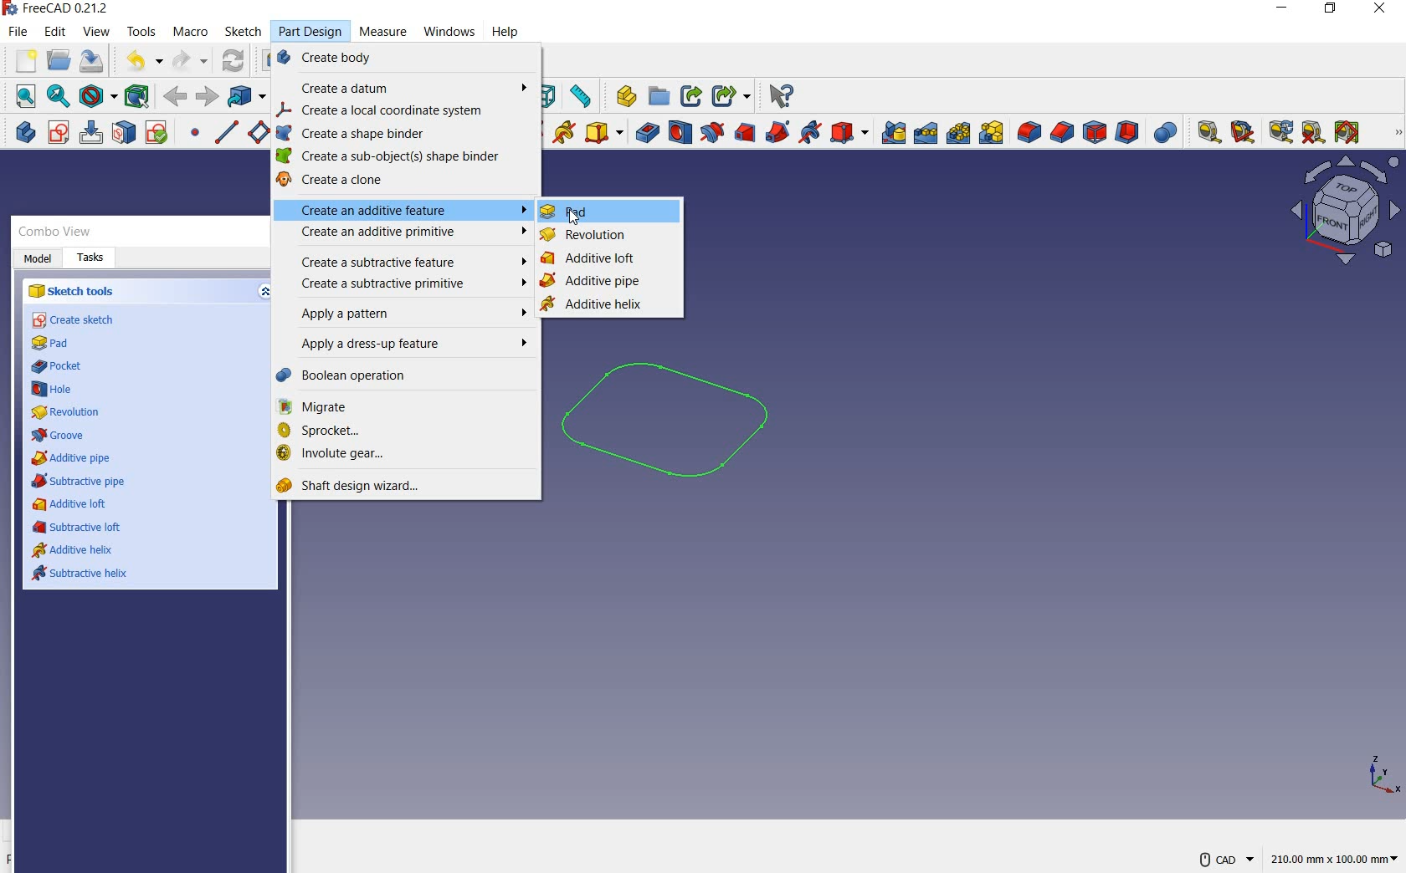 This screenshot has width=1406, height=873. I want to click on migrate, so click(408, 407).